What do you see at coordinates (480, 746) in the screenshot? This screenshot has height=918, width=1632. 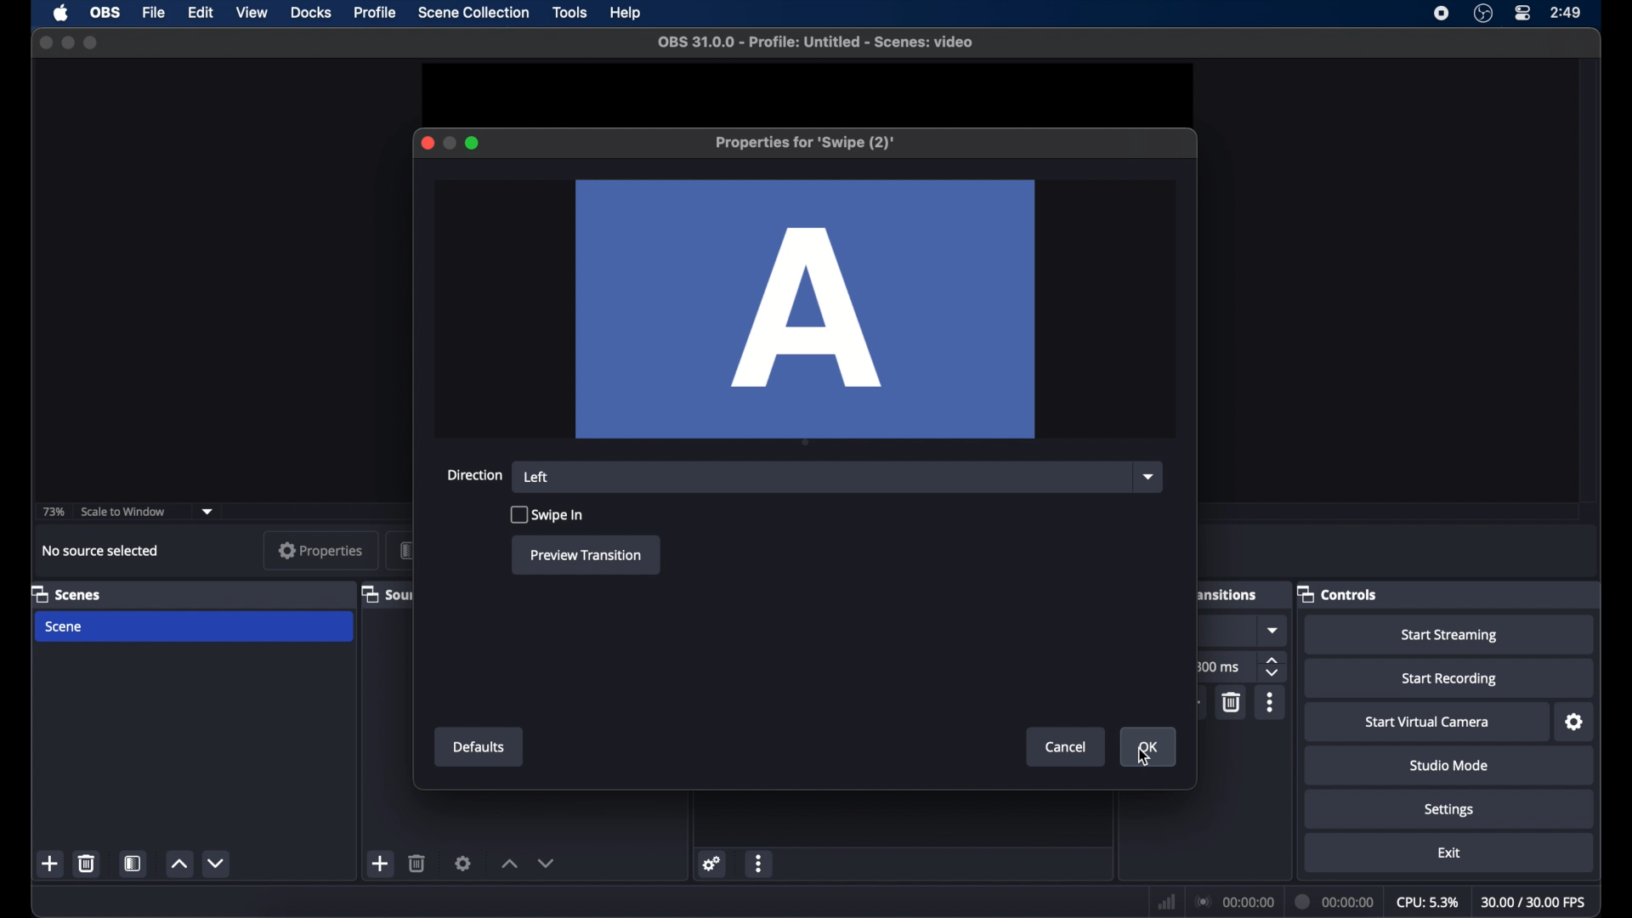 I see `defaults` at bounding box center [480, 746].